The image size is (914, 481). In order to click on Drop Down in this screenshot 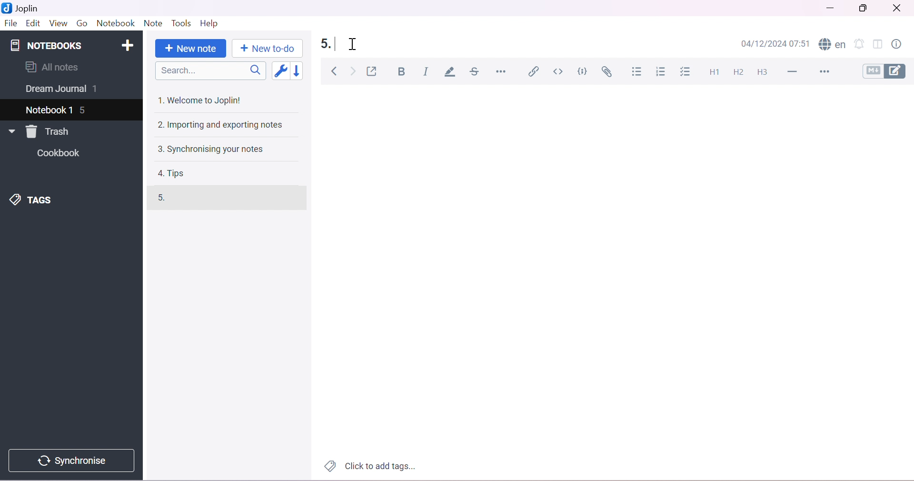, I will do `click(10, 131)`.